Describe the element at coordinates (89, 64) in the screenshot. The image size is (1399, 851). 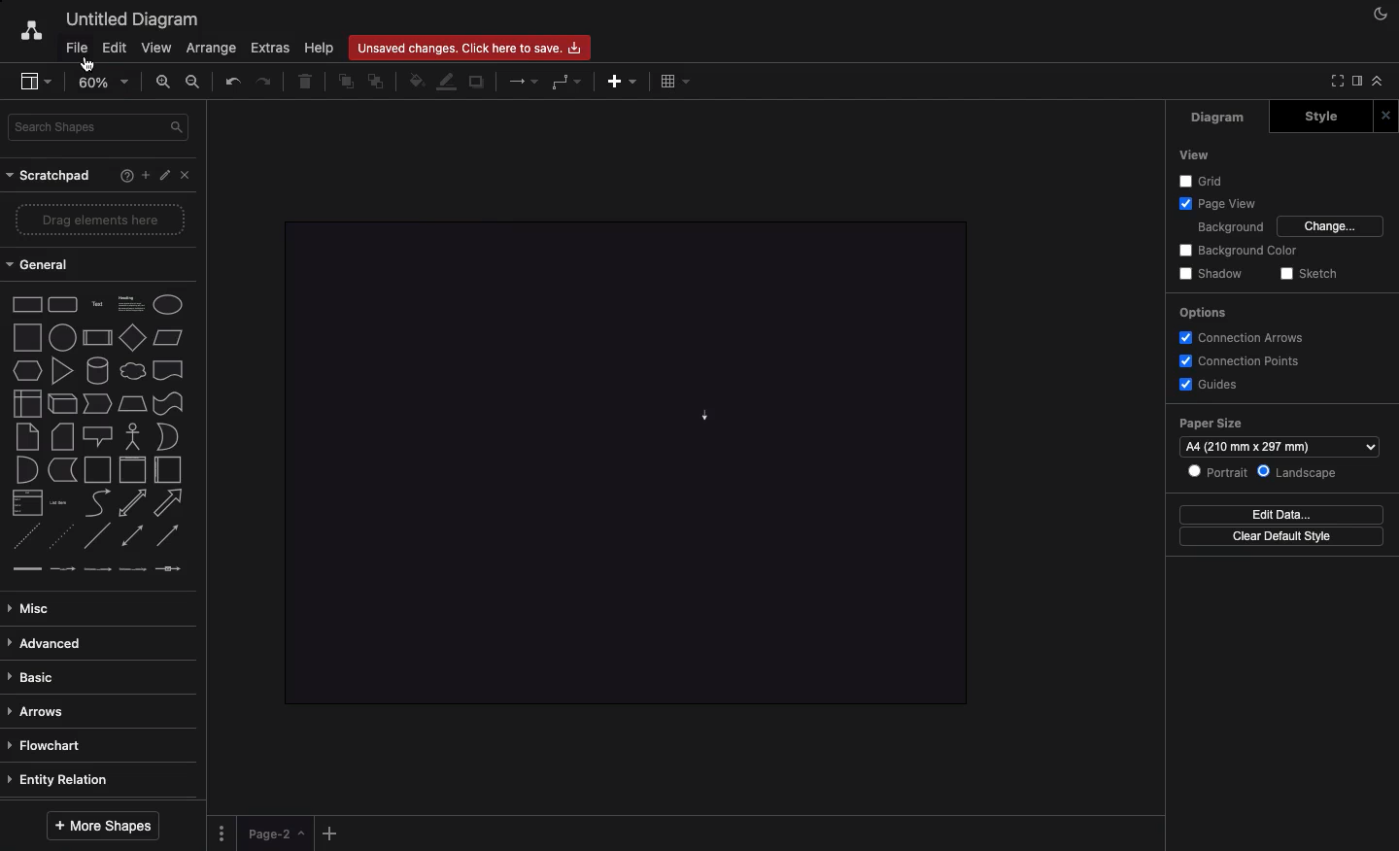
I see `Cursor` at that location.